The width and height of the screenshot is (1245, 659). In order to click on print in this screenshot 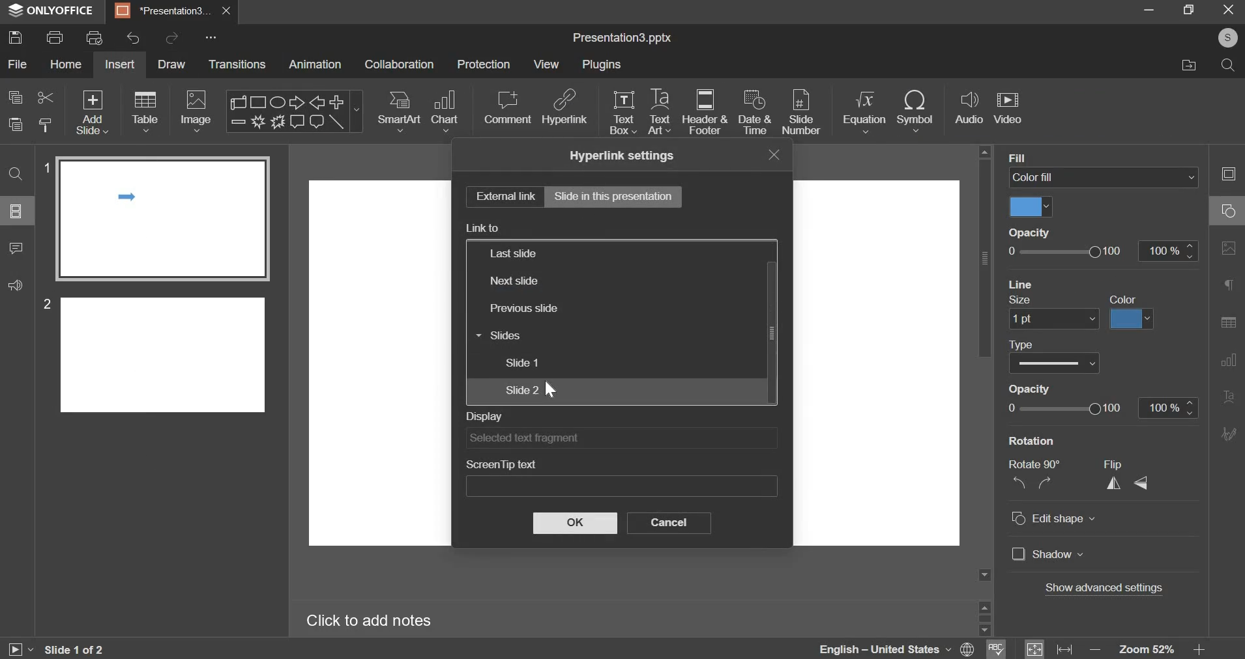, I will do `click(54, 37)`.